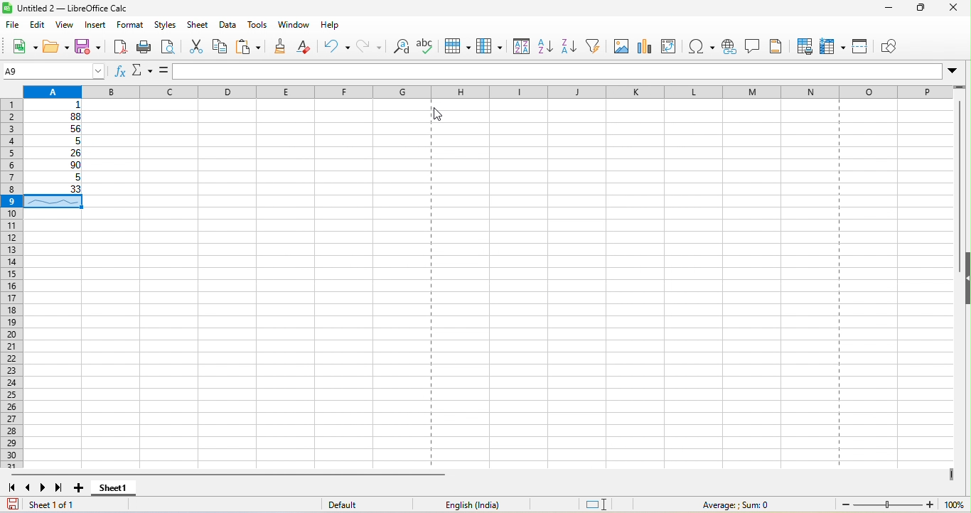  Describe the element at coordinates (881, 10) in the screenshot. I see `minimize` at that location.